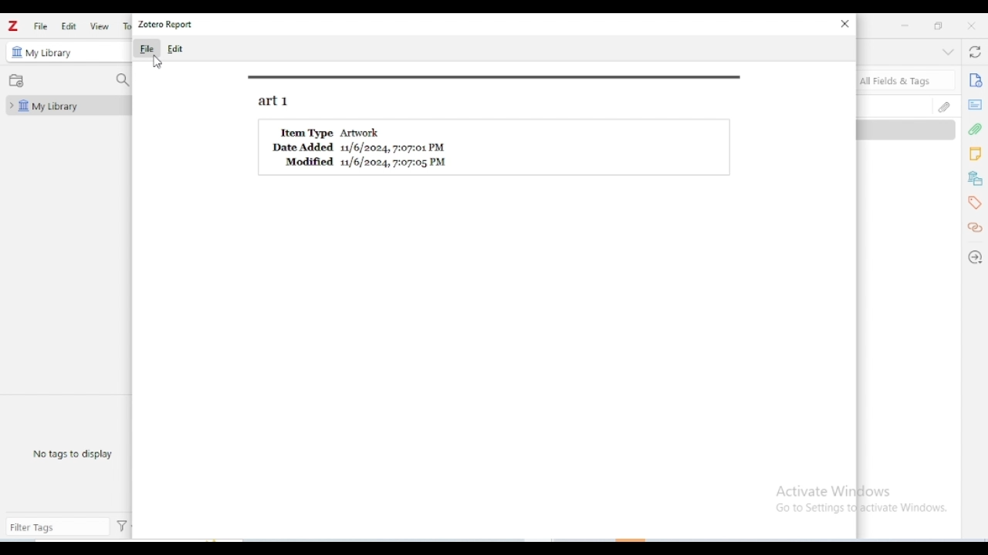  What do you see at coordinates (834, 491) in the screenshot?
I see `Activate Windows` at bounding box center [834, 491].